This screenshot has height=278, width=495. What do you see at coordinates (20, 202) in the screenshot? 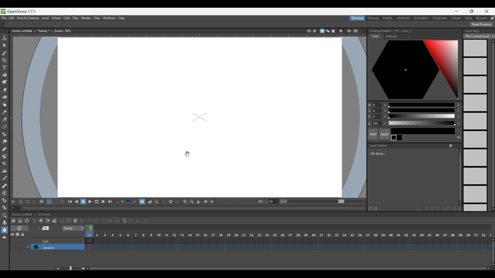
I see `Save images` at bounding box center [20, 202].